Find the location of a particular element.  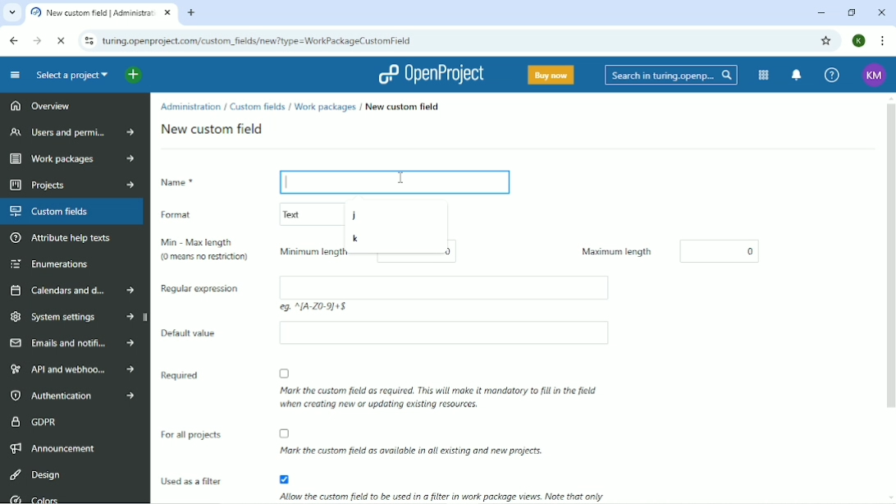

Empty box is located at coordinates (455, 284).